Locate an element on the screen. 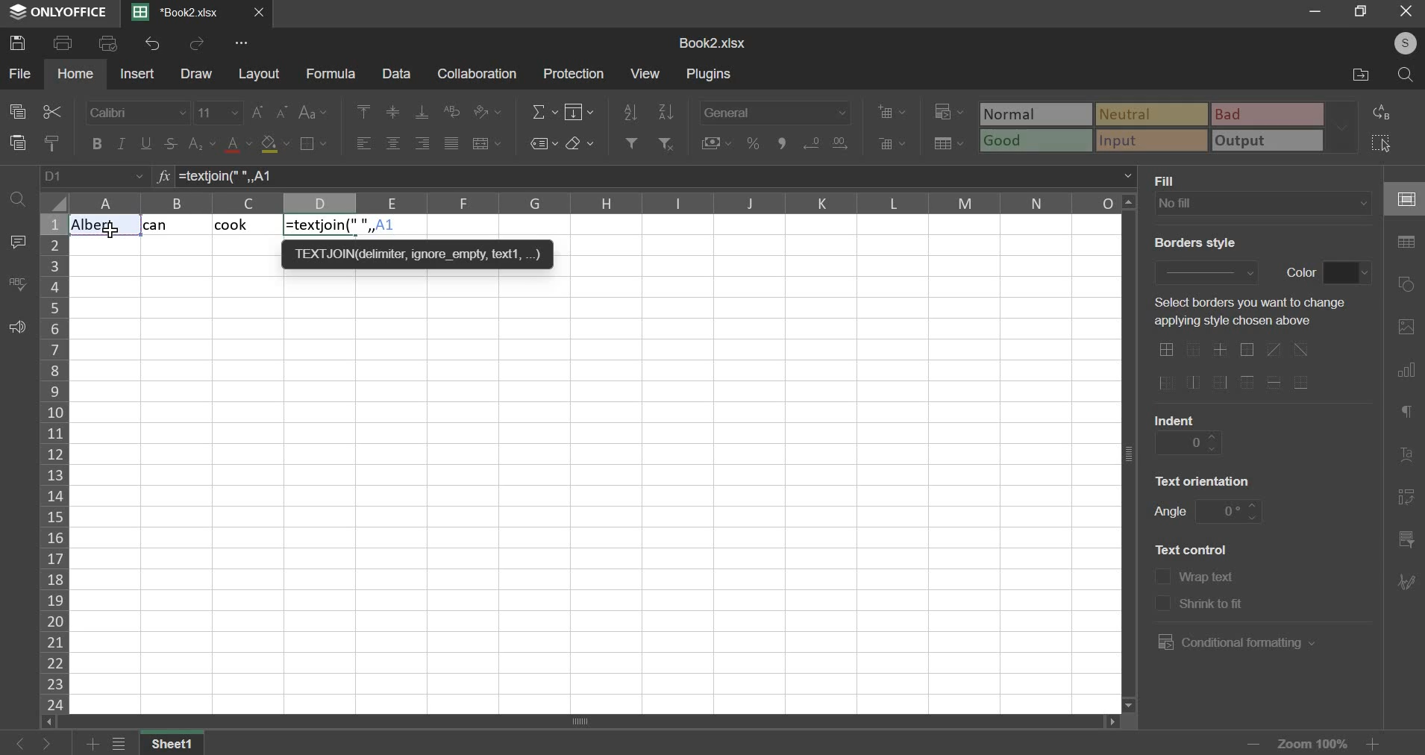  replace is located at coordinates (1386, 112).